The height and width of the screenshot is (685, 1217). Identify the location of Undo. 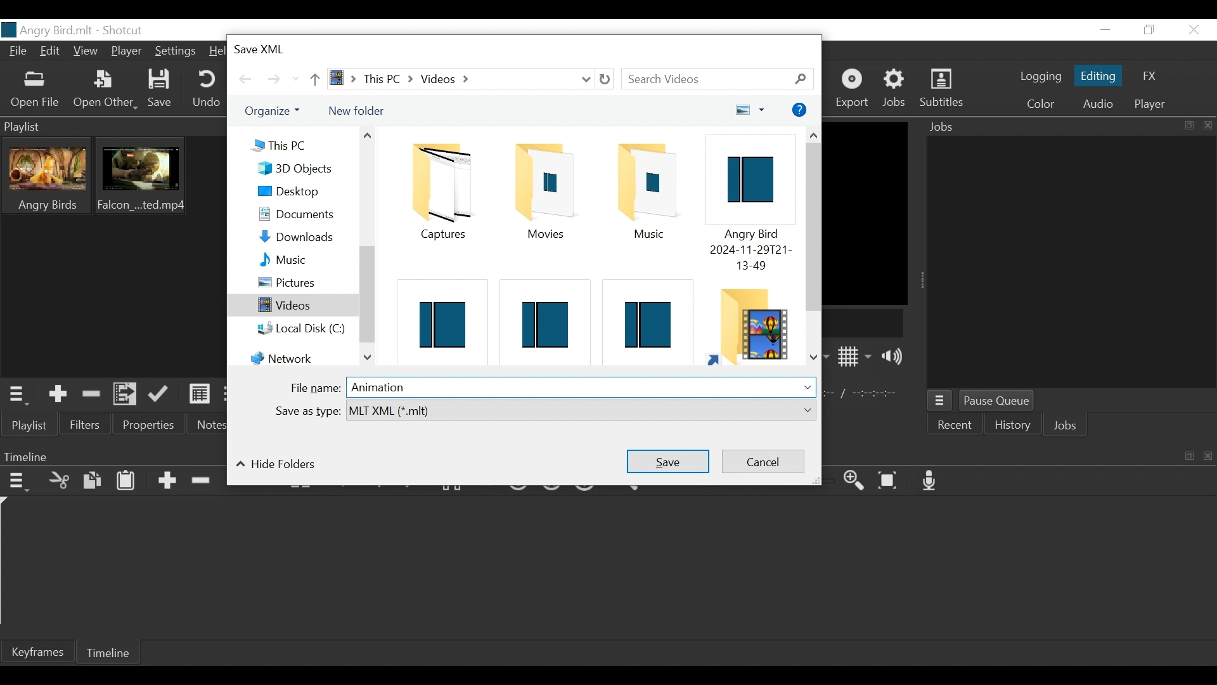
(205, 89).